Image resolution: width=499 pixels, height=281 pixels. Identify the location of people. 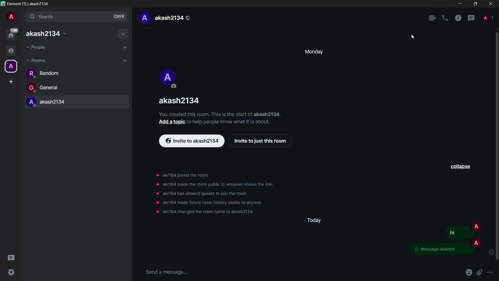
(487, 17).